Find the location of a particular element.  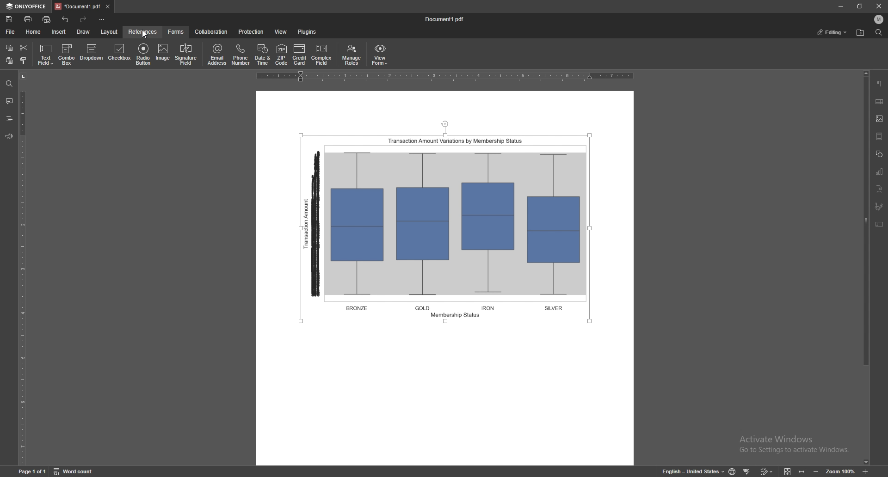

resize is located at coordinates (858, 6).